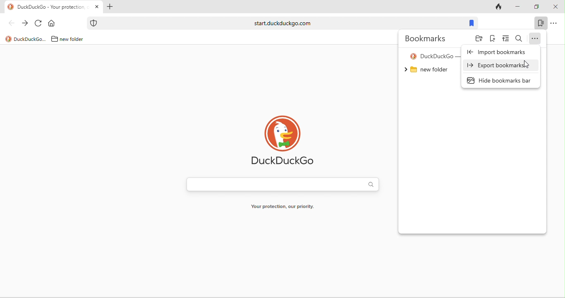  What do you see at coordinates (25, 39) in the screenshot?
I see `duckduckgo ` at bounding box center [25, 39].